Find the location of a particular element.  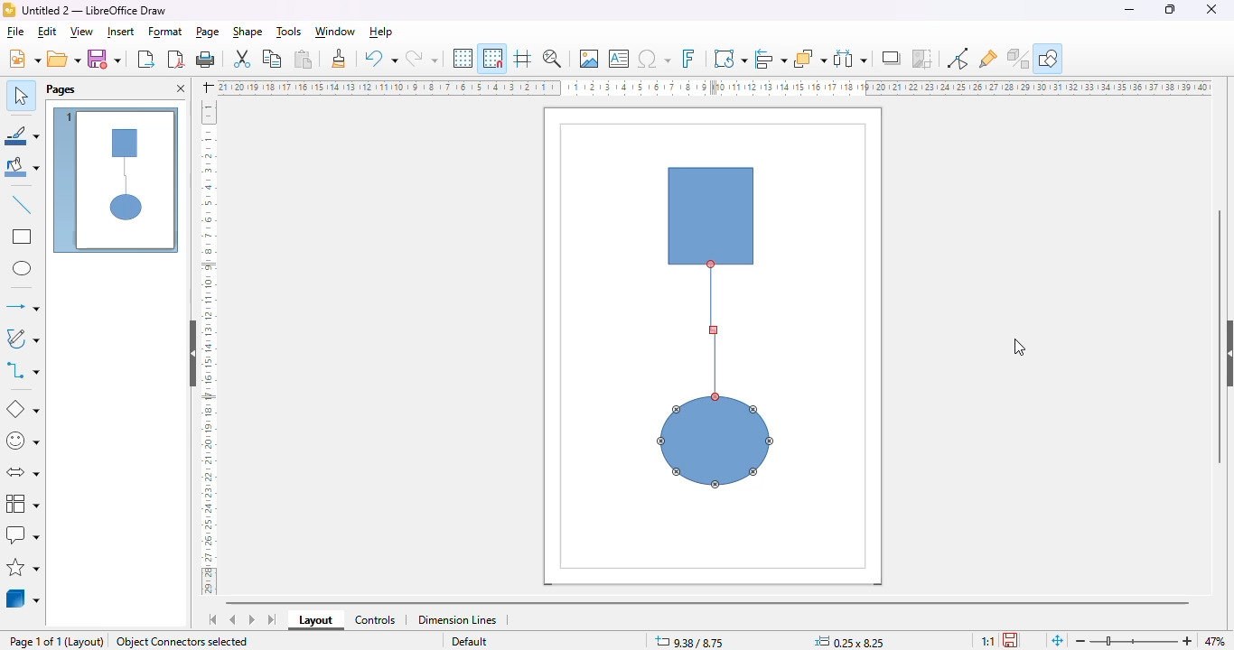

transformations is located at coordinates (730, 59).